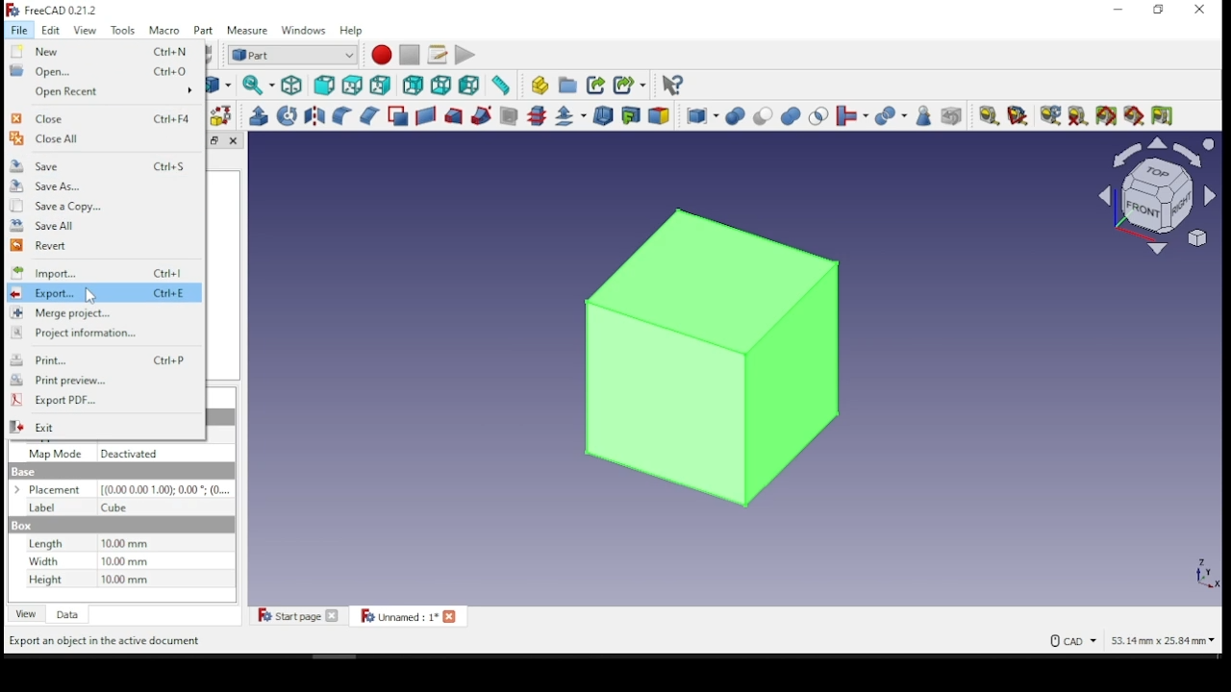  What do you see at coordinates (1017, 116) in the screenshot?
I see `measure angular` at bounding box center [1017, 116].